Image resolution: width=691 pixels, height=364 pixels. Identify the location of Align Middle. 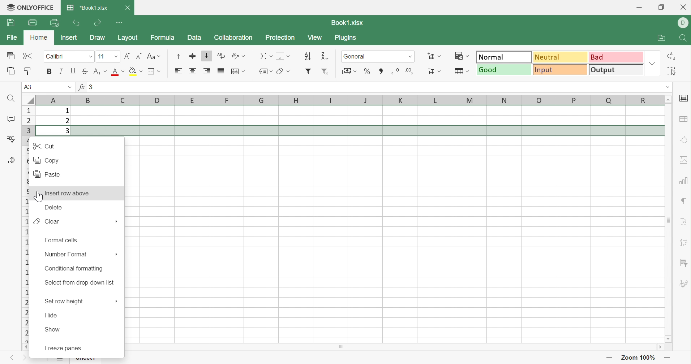
(192, 56).